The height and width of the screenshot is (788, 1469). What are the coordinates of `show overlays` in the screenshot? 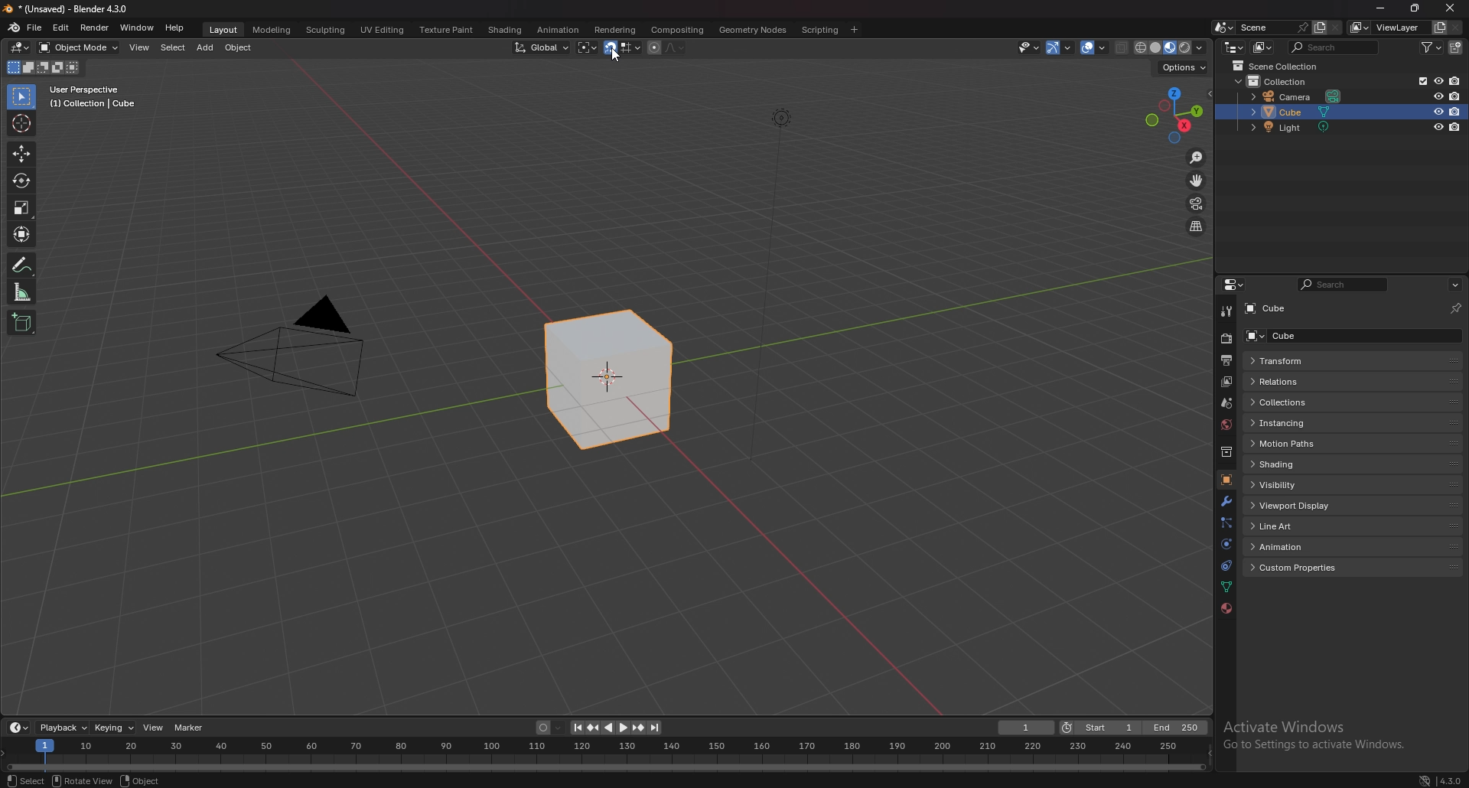 It's located at (1095, 47).